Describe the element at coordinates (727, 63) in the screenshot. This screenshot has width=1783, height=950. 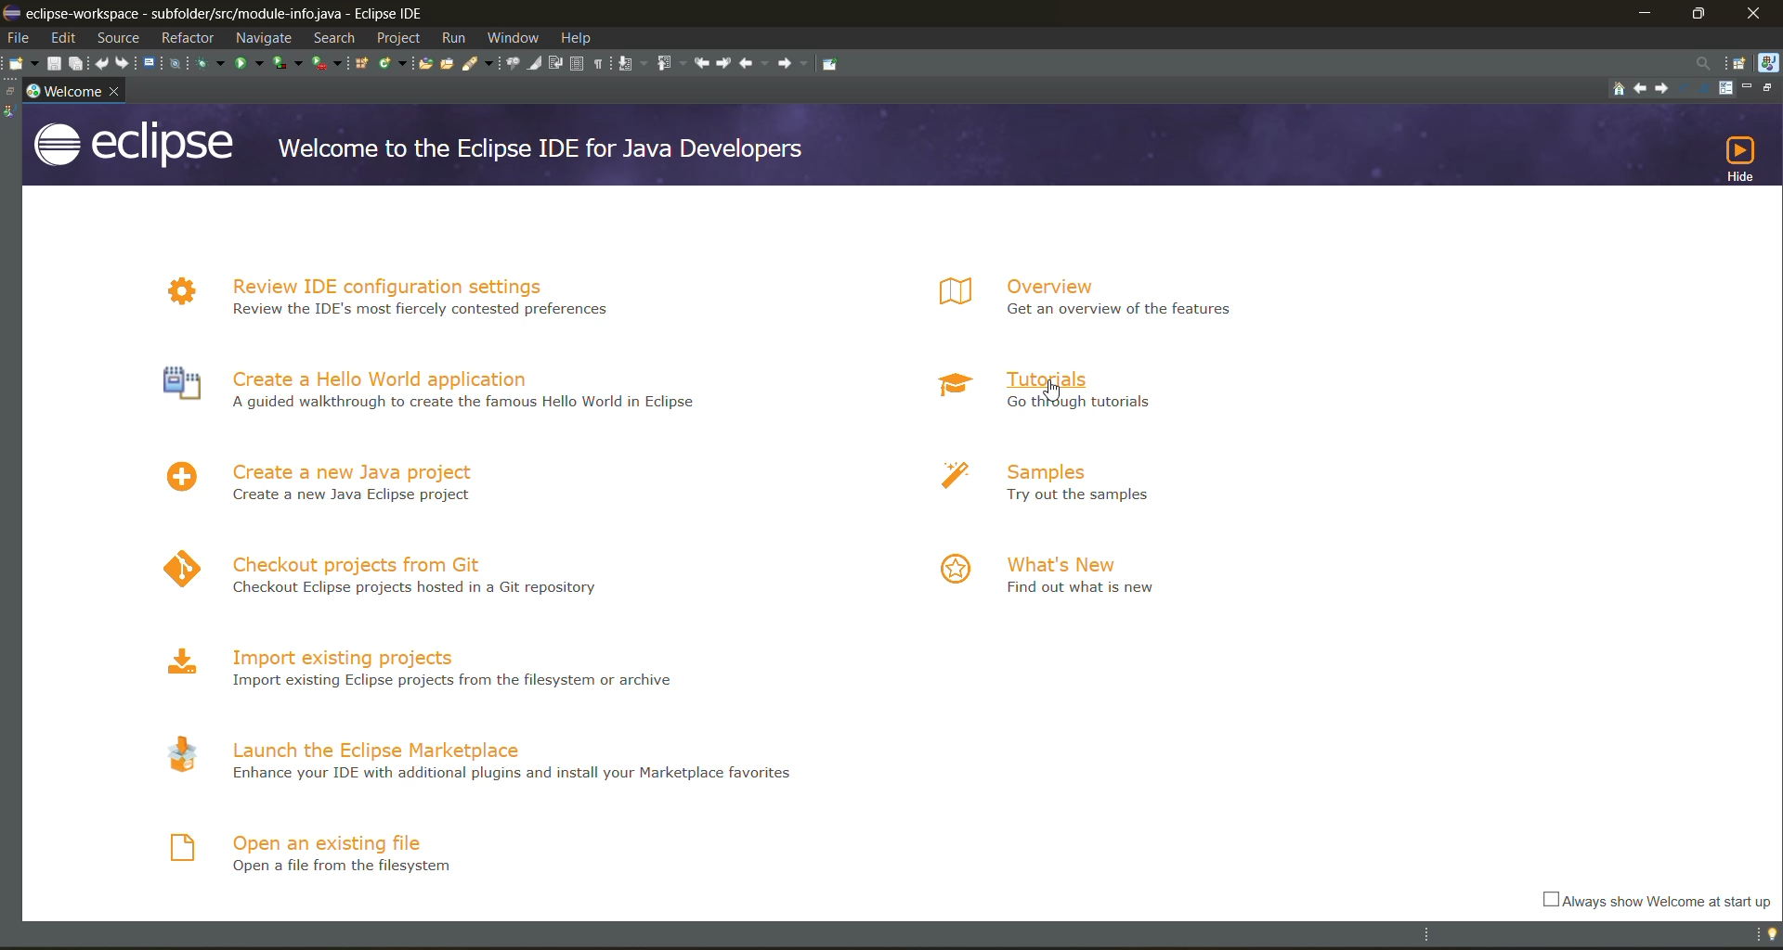
I see `next edit location` at that location.